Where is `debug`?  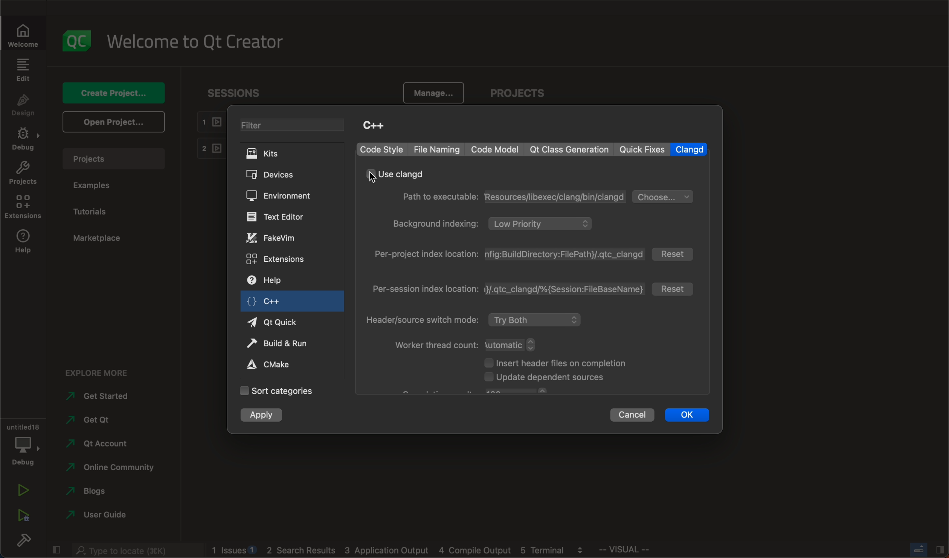 debug is located at coordinates (24, 138).